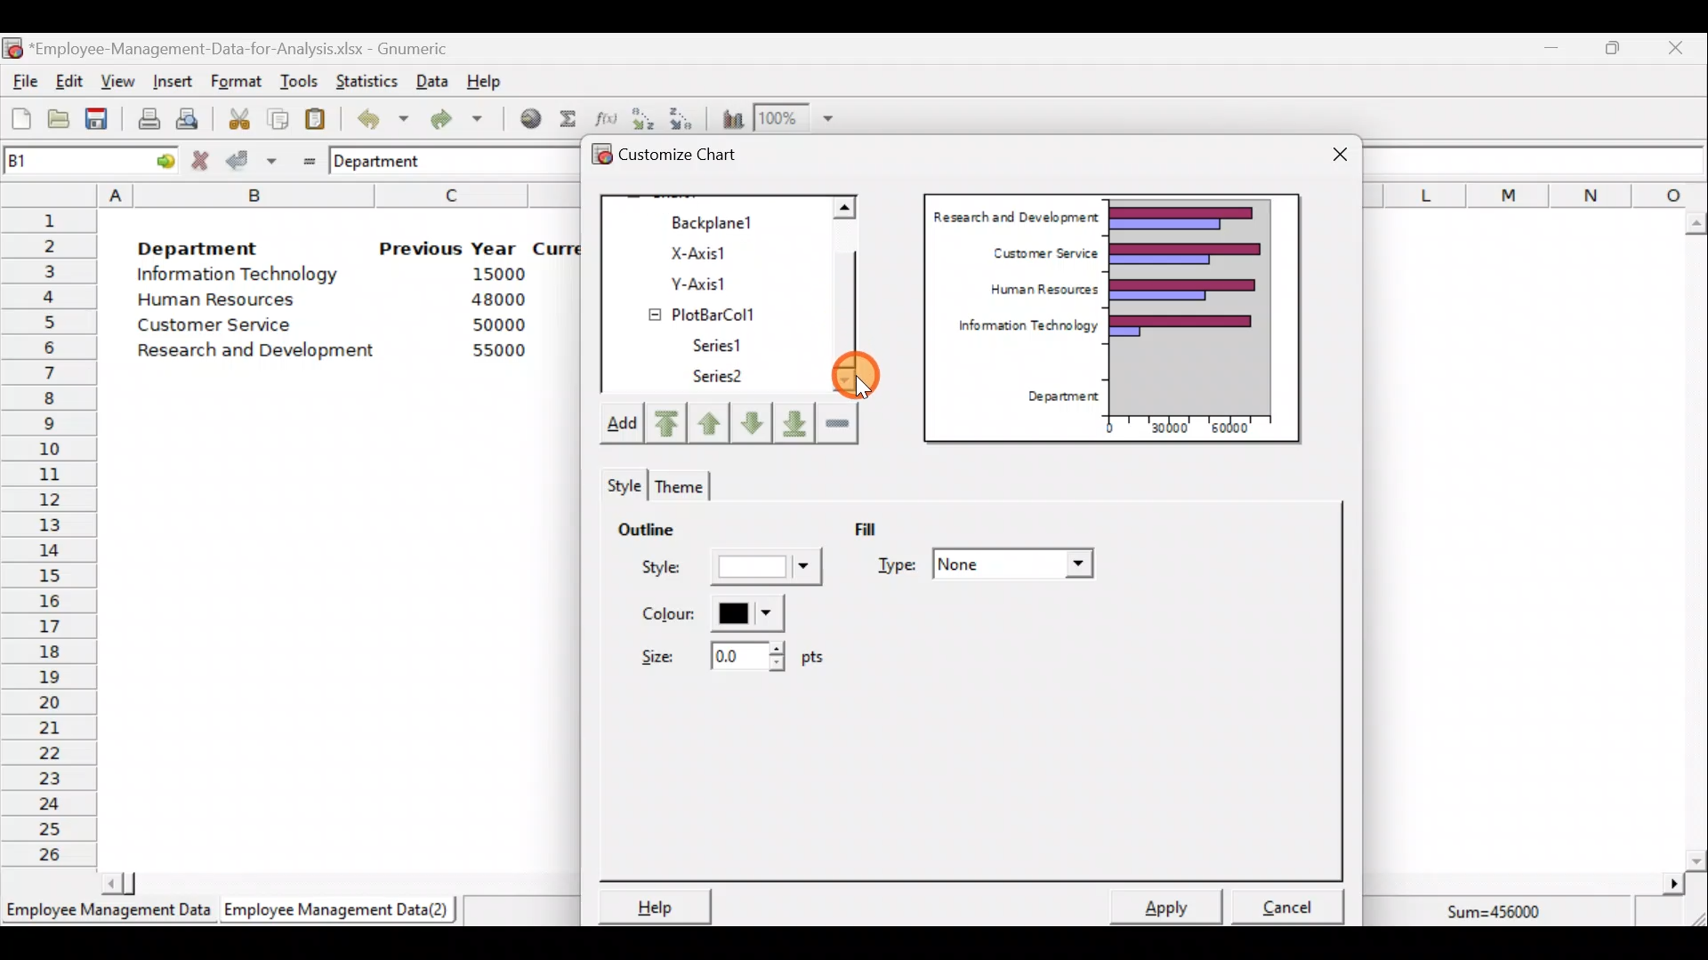  I want to click on Style, so click(620, 482).